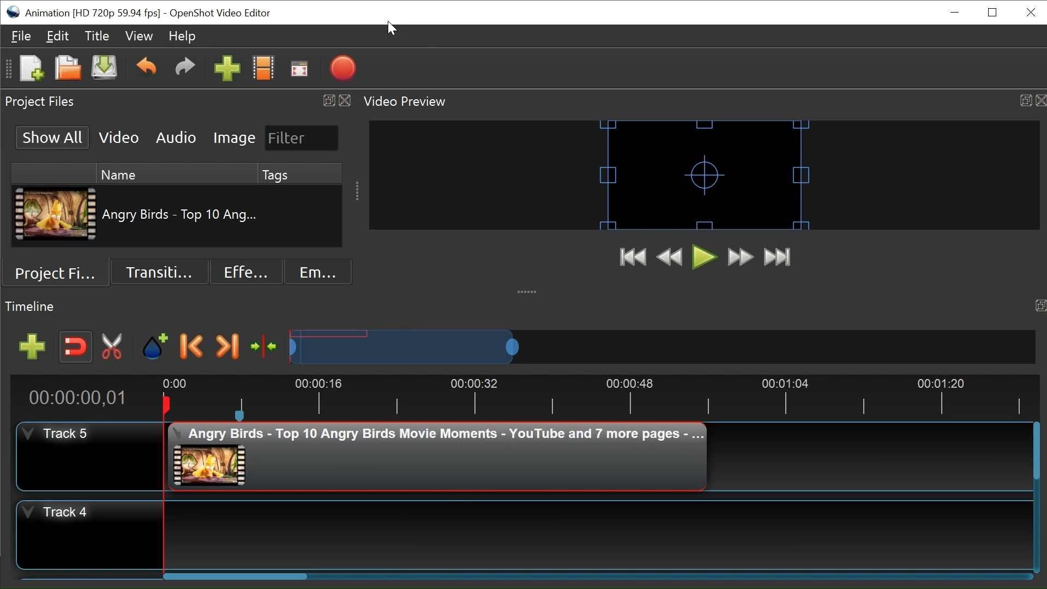 The width and height of the screenshot is (1047, 589). What do you see at coordinates (598, 399) in the screenshot?
I see `Timeline` at bounding box center [598, 399].